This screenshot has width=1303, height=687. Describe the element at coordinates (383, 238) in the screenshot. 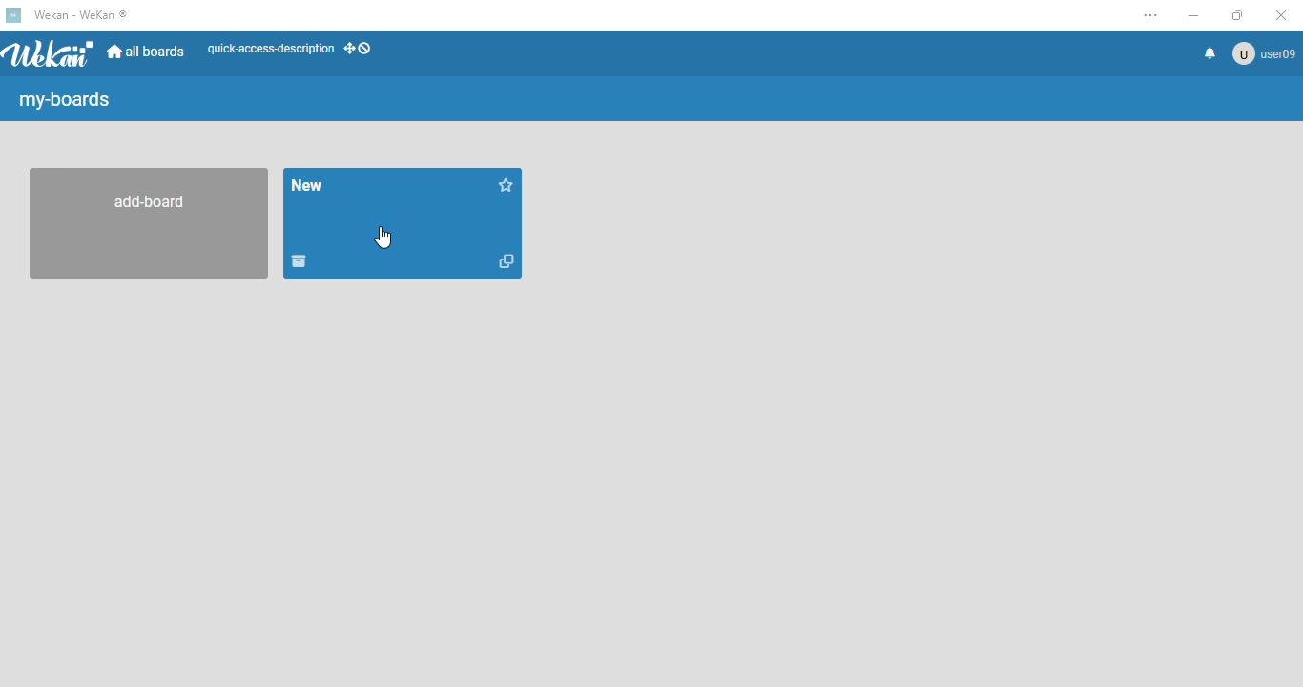

I see `cursor` at that location.